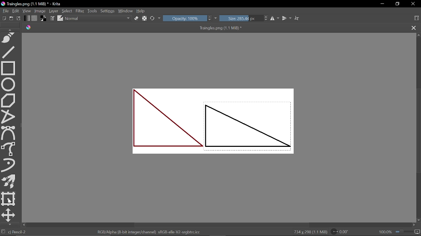 The image size is (421, 236). I want to click on Move up in tools, so click(11, 29).